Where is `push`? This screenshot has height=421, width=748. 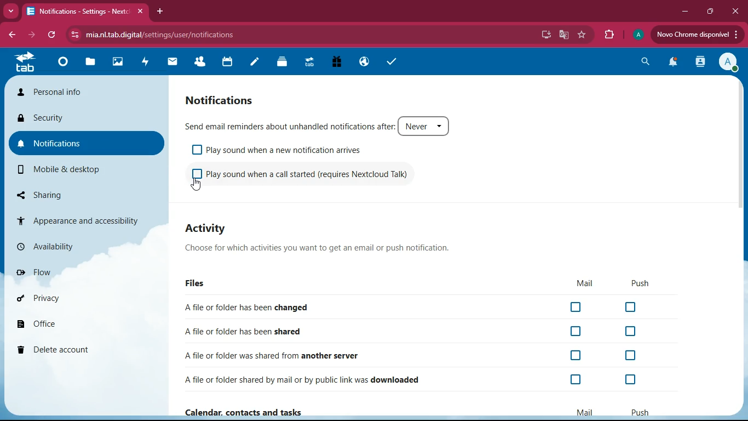 push is located at coordinates (641, 411).